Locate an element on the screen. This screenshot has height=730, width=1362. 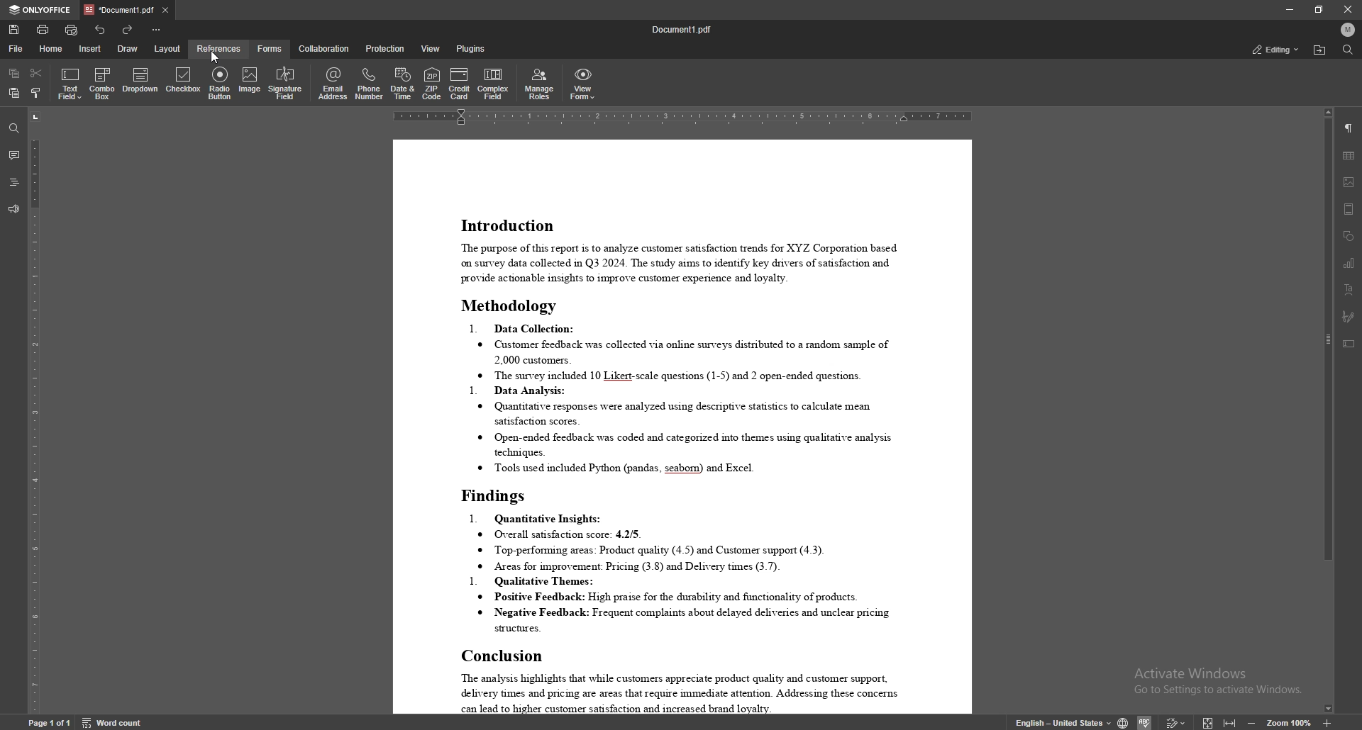
text box is located at coordinates (1348, 344).